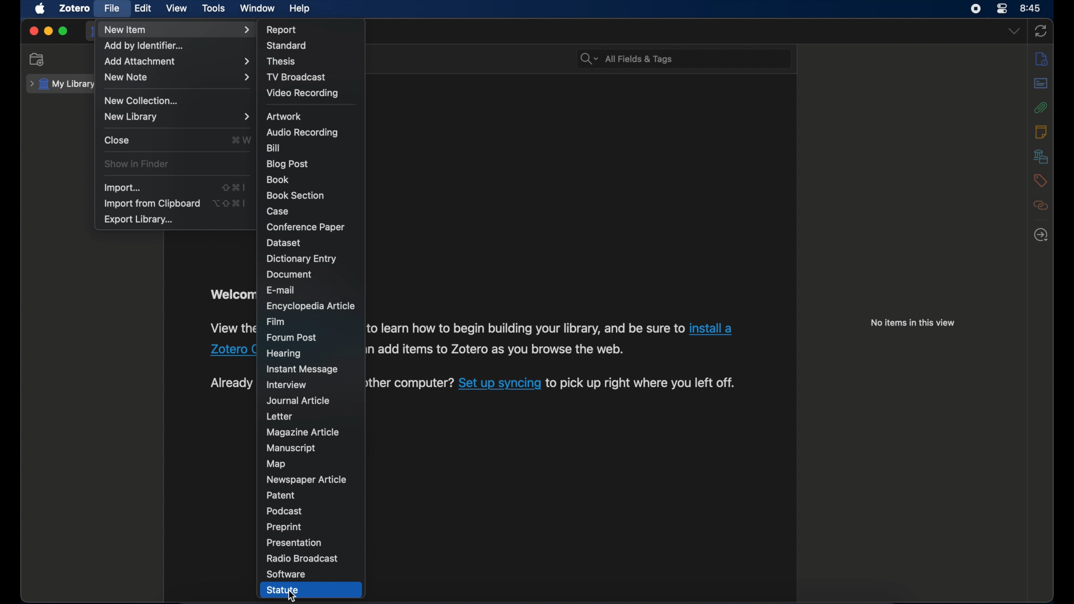  Describe the element at coordinates (1041, 235) in the screenshot. I see `locate` at that location.